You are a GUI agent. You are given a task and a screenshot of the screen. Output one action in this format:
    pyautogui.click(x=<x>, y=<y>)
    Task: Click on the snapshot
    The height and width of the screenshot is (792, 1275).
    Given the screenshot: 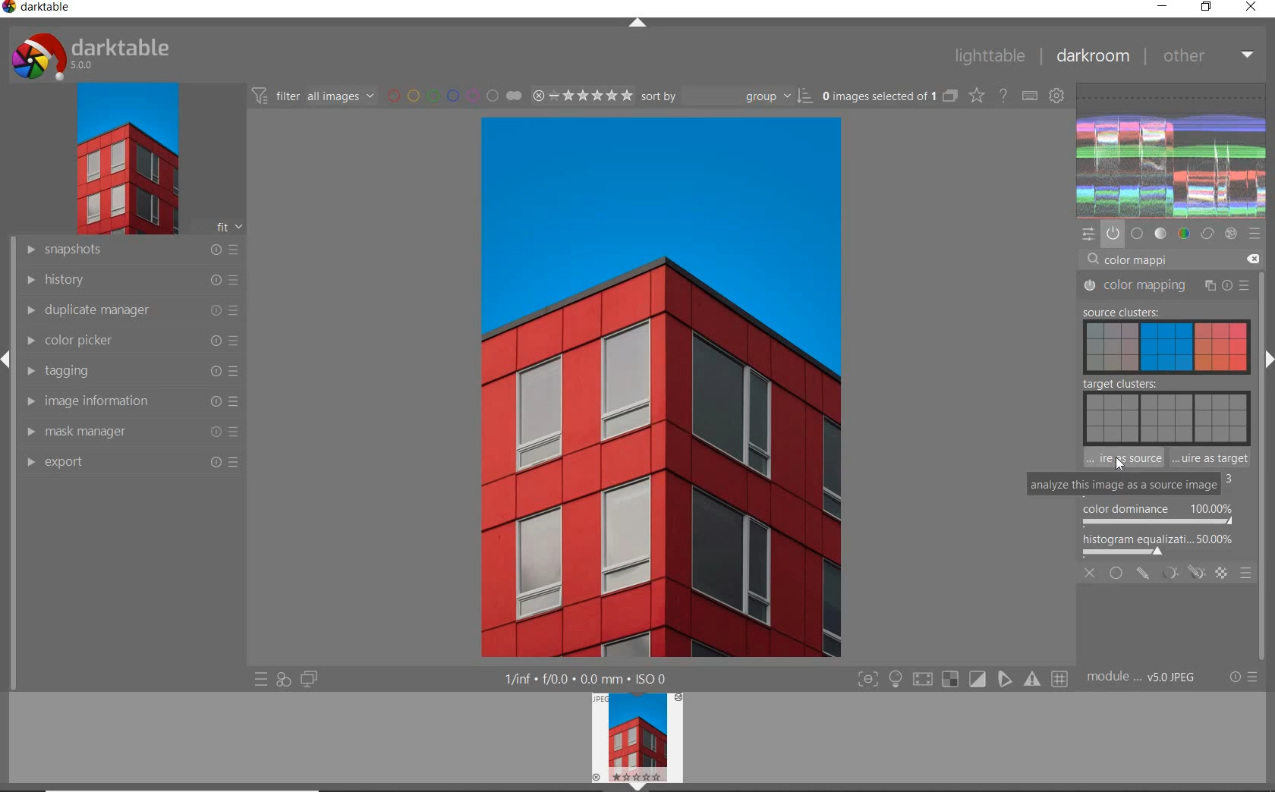 What is the action you would take?
    pyautogui.click(x=133, y=250)
    